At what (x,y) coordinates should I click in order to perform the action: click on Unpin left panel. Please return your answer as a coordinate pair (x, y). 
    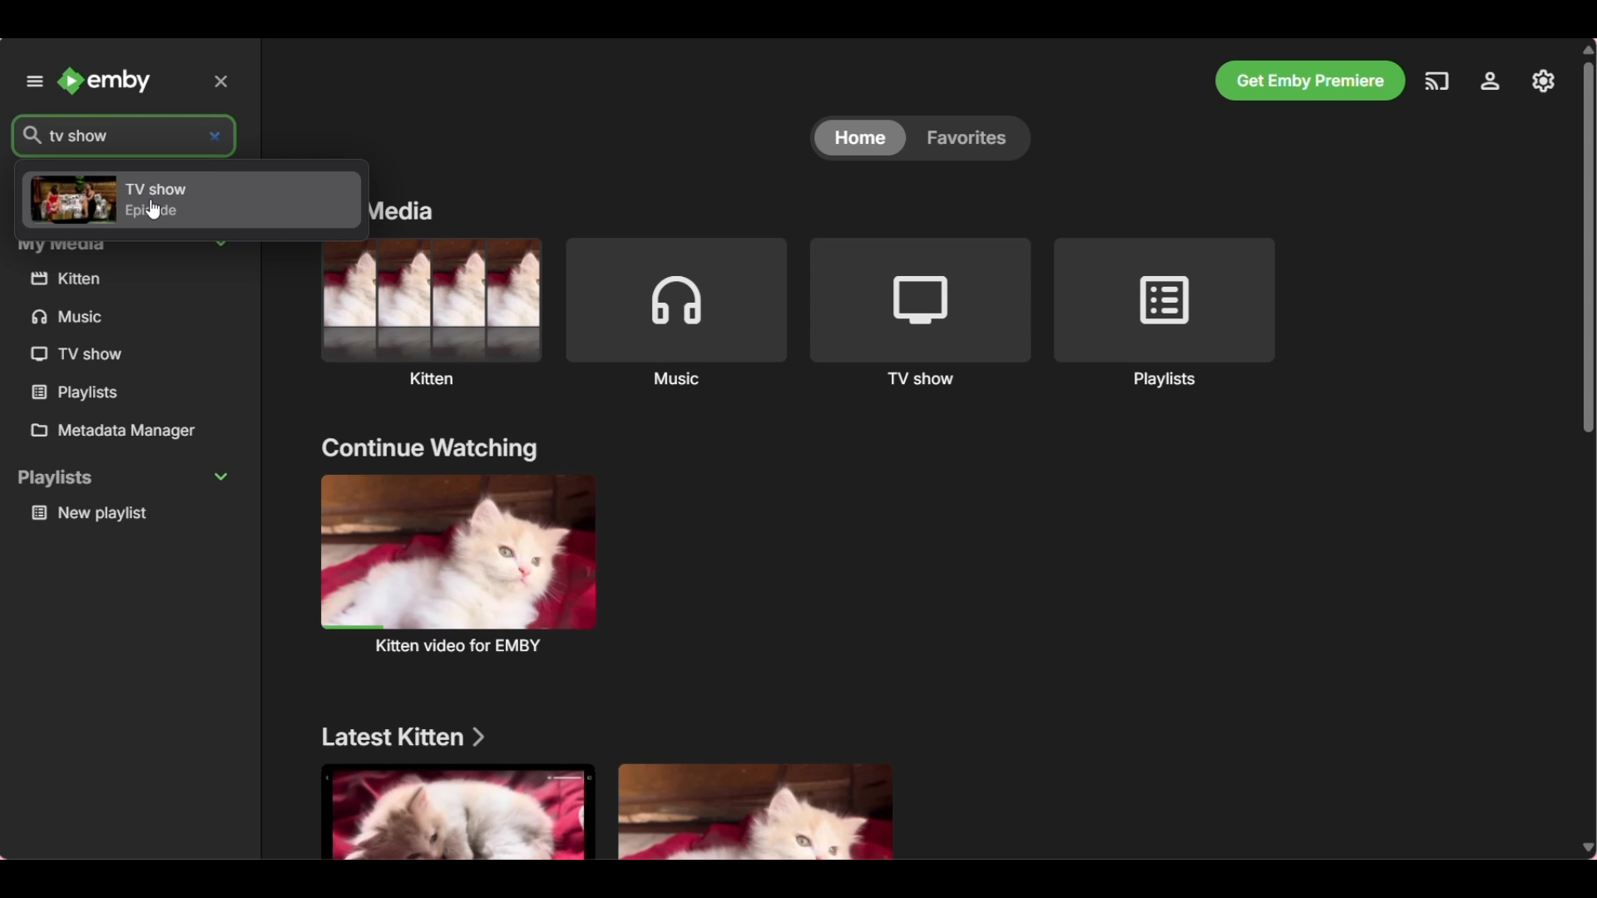
    Looking at the image, I should click on (32, 80).